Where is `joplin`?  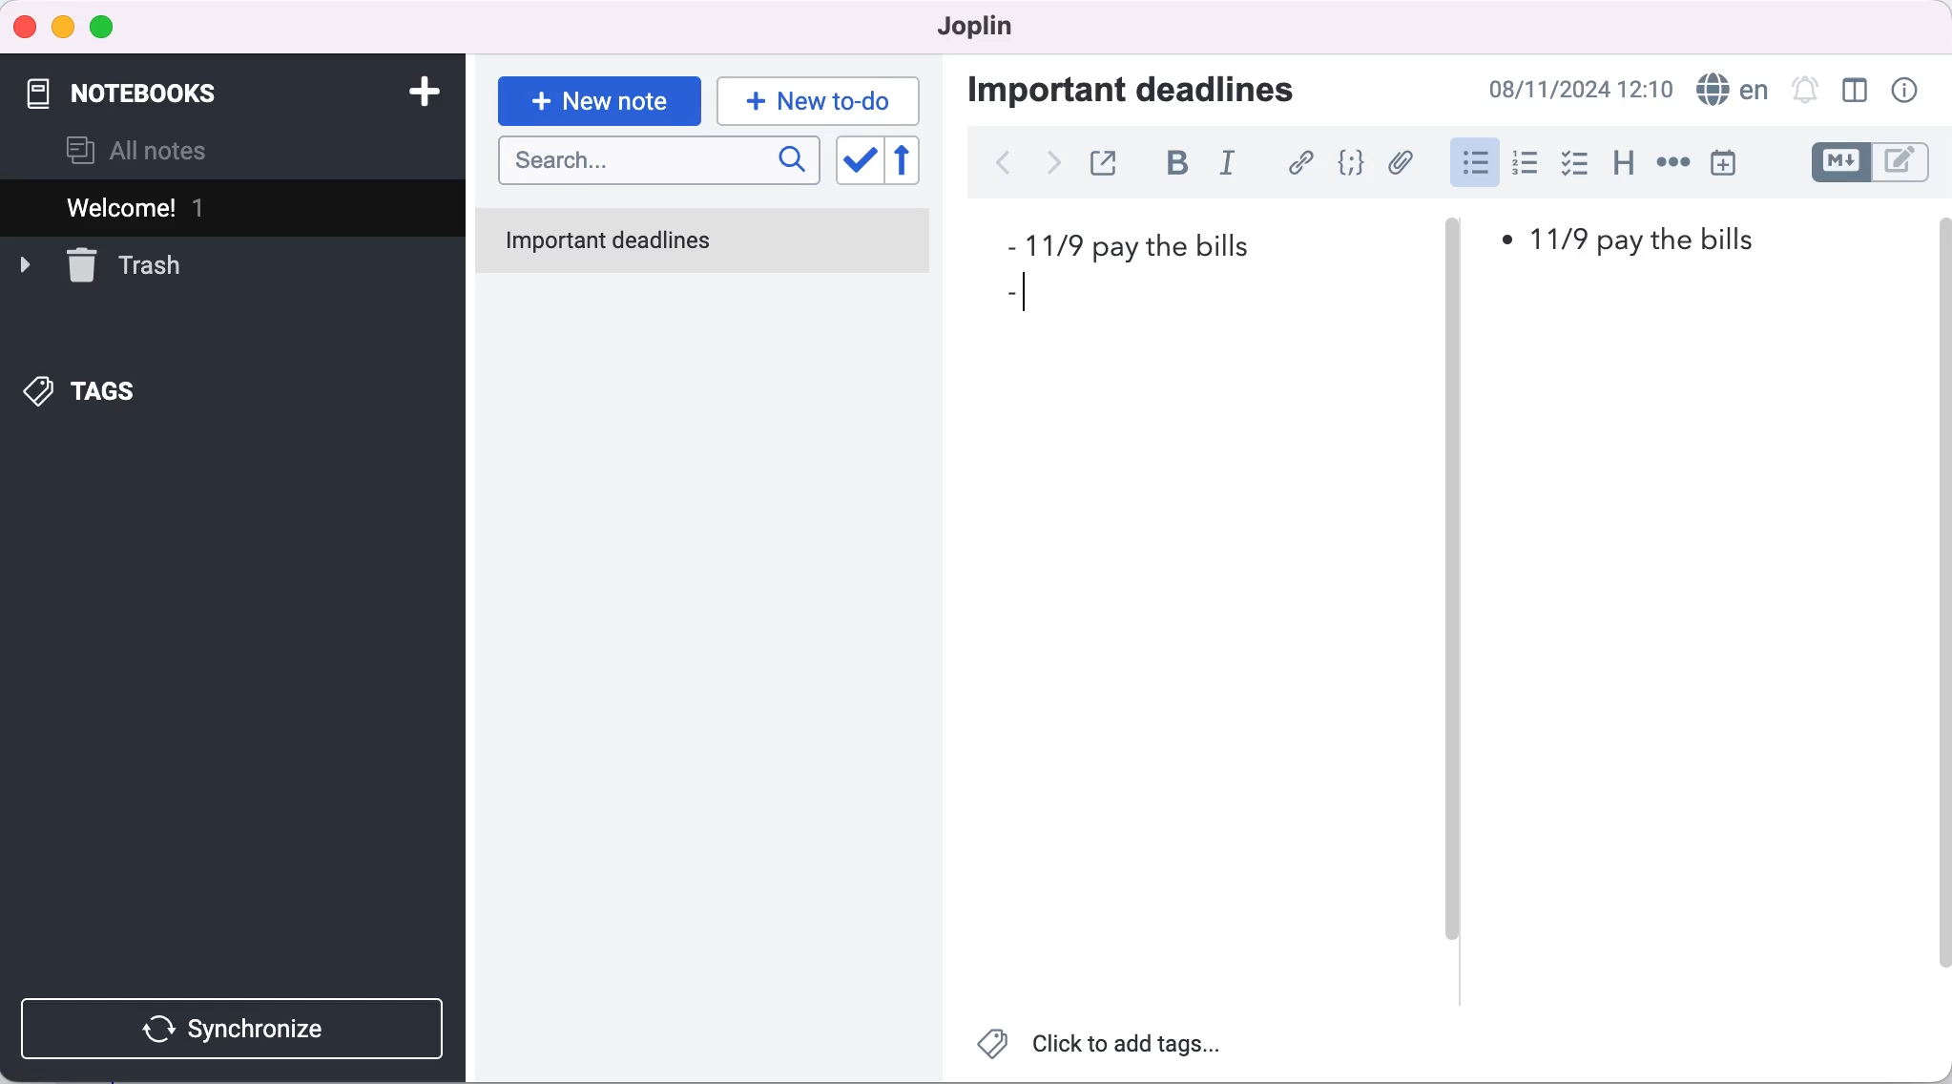
joplin is located at coordinates (981, 29).